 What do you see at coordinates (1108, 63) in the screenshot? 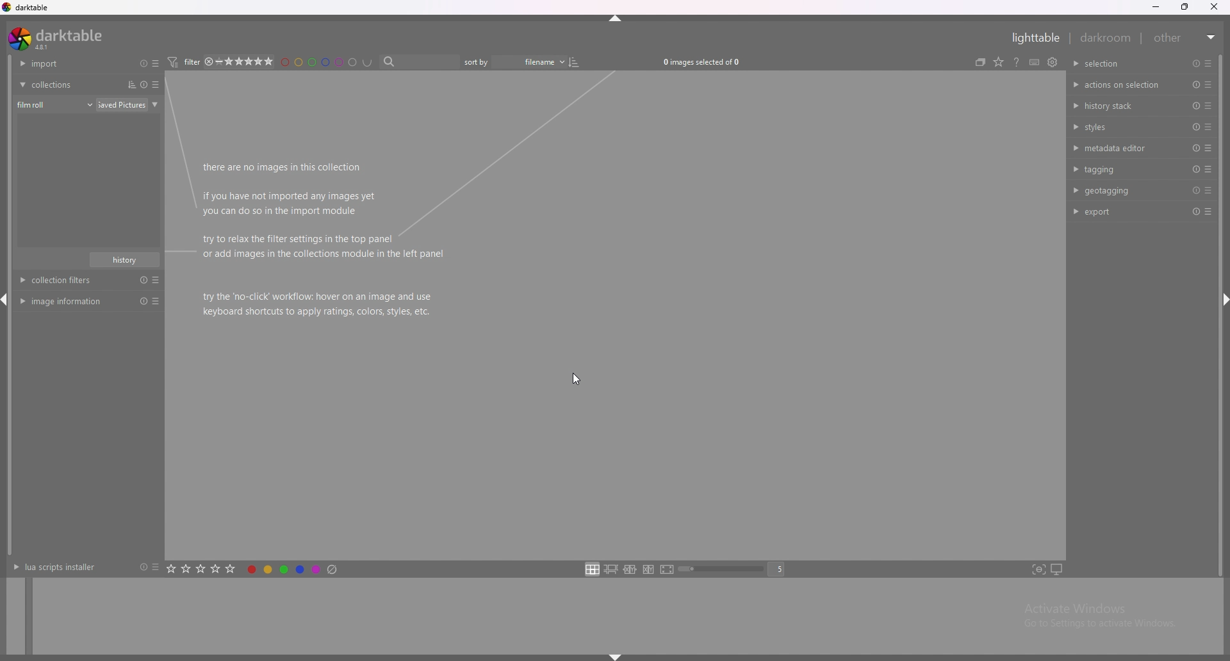
I see `selection` at bounding box center [1108, 63].